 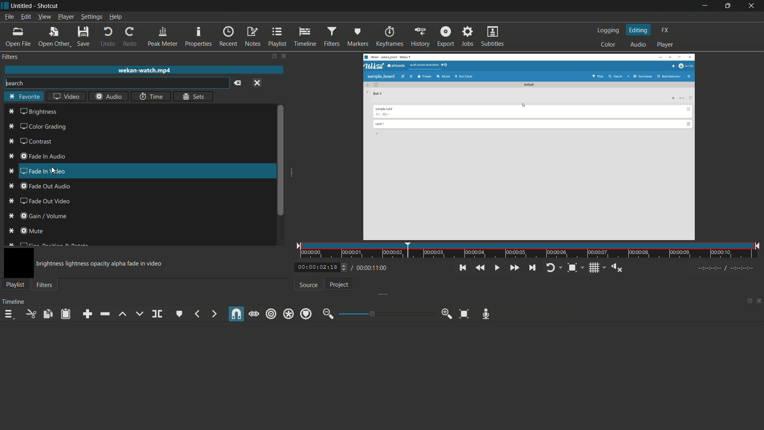 What do you see at coordinates (9, 314) in the screenshot?
I see `timeline menu` at bounding box center [9, 314].